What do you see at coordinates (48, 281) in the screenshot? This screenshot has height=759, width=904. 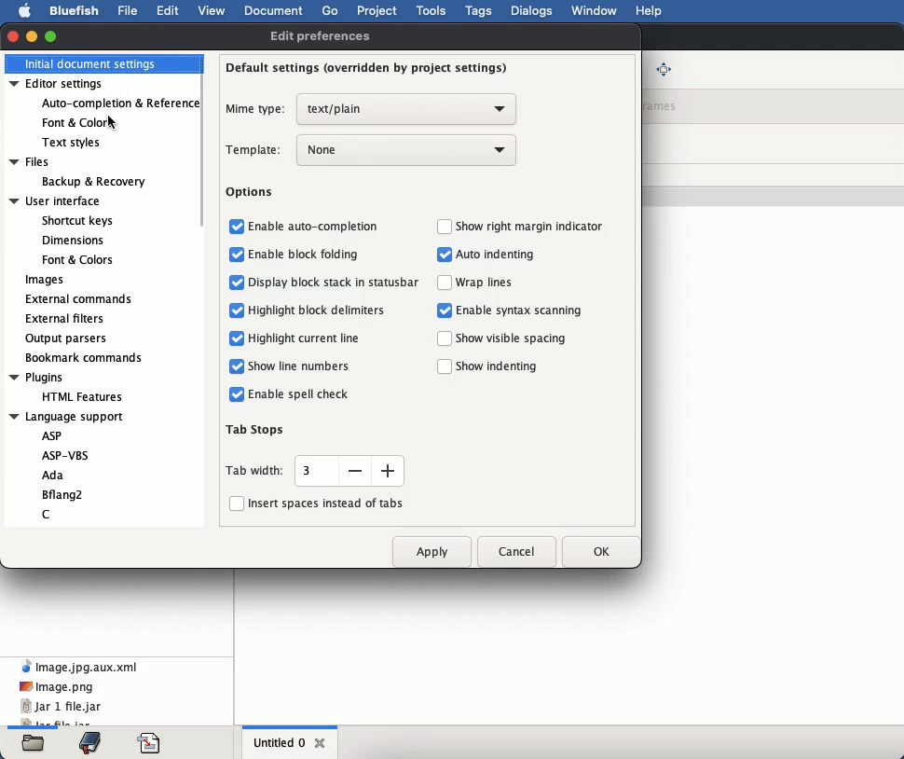 I see `images` at bounding box center [48, 281].